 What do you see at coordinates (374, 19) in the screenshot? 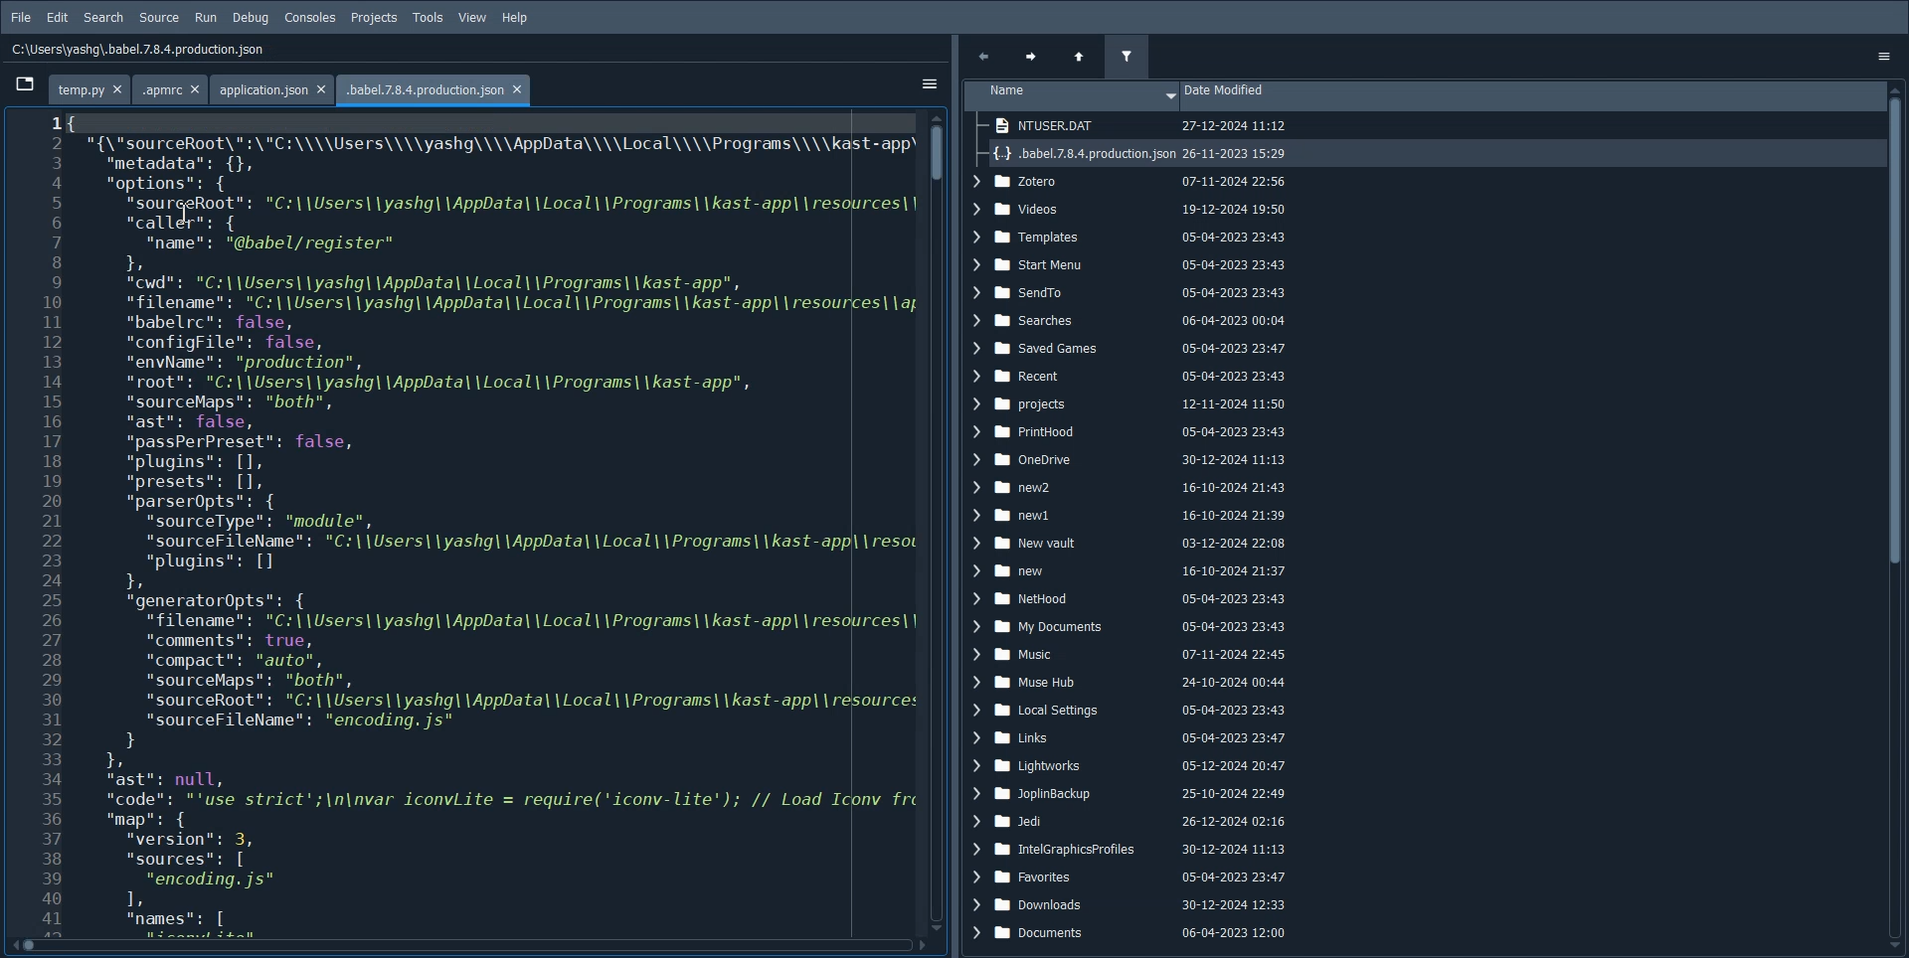
I see `Projects` at bounding box center [374, 19].